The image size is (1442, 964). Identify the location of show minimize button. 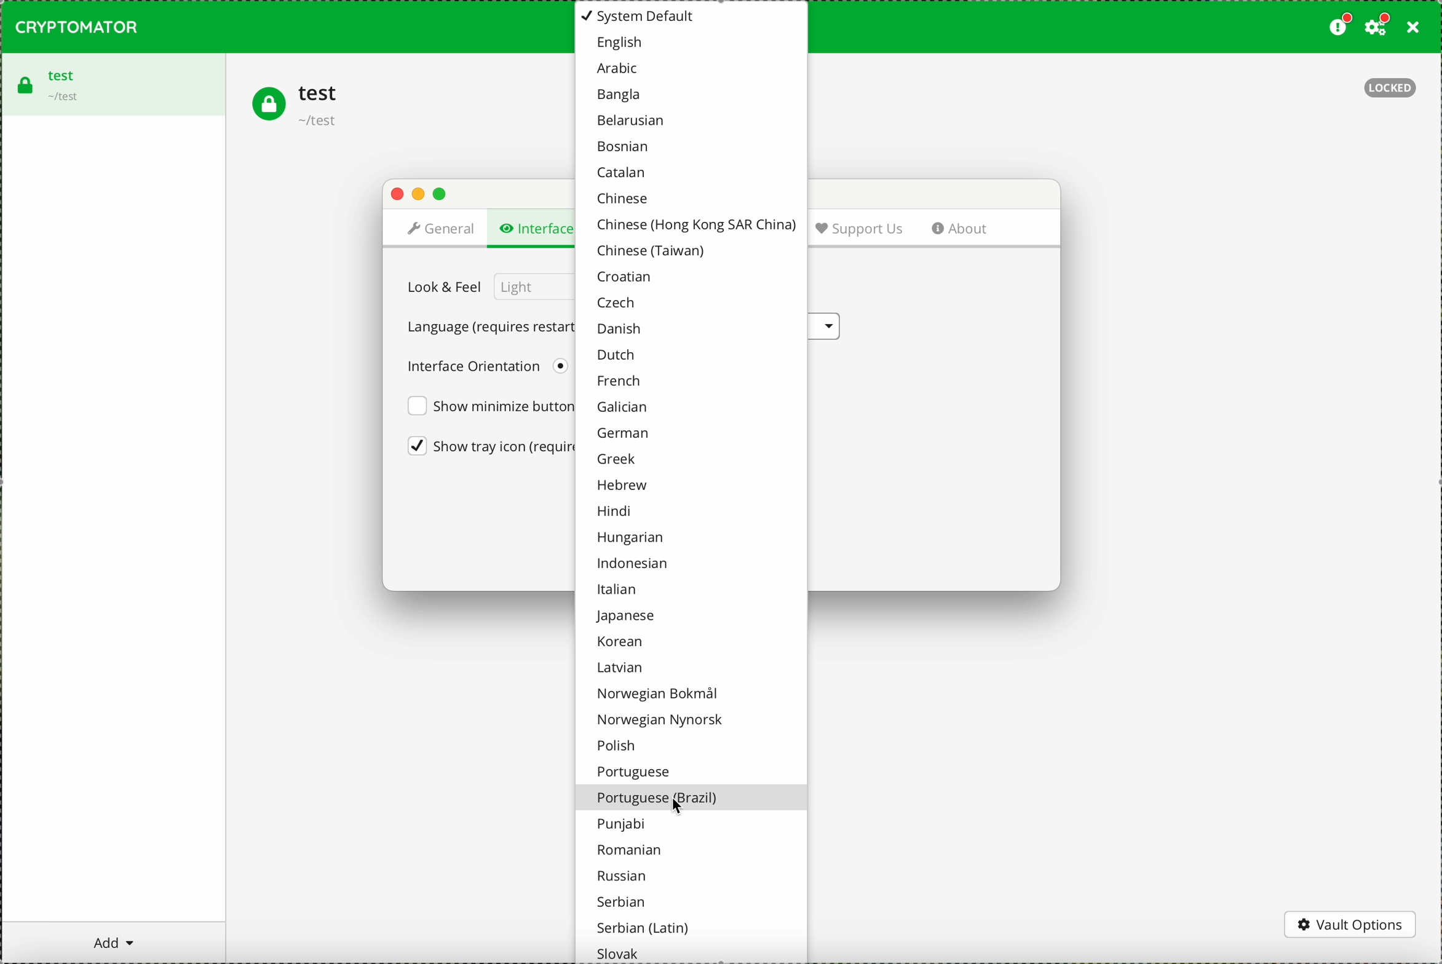
(488, 406).